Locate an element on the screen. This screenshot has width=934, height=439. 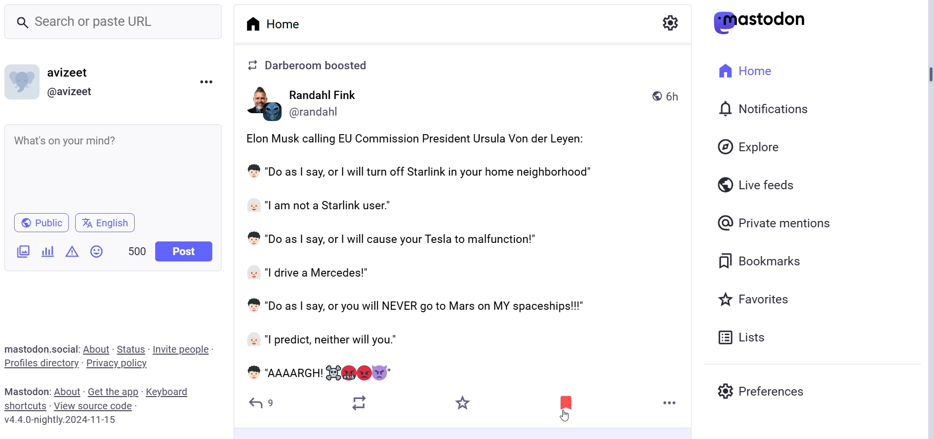
Add Images is located at coordinates (22, 252).